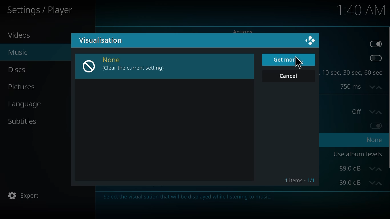 Image resolution: width=390 pixels, height=219 pixels. Describe the element at coordinates (23, 87) in the screenshot. I see `pictures` at that location.